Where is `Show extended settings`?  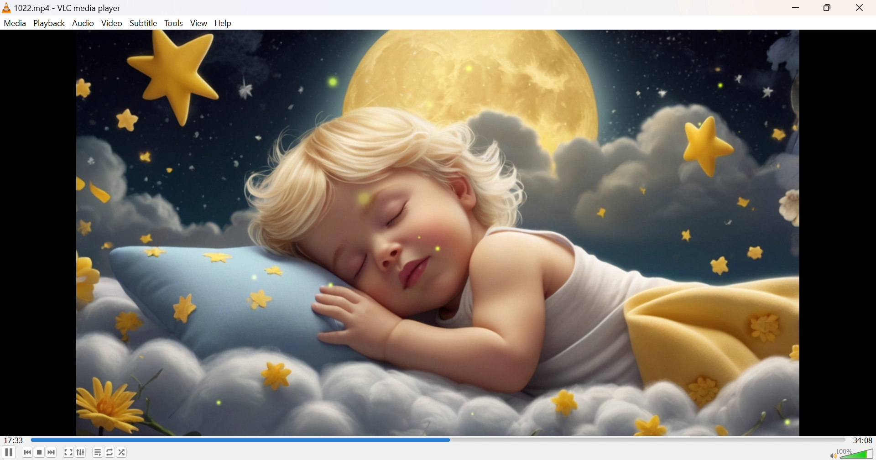
Show extended settings is located at coordinates (82, 452).